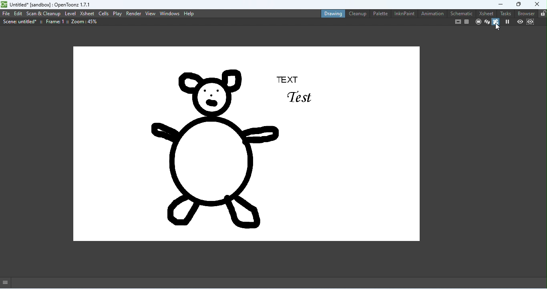 The image size is (547, 289). What do you see at coordinates (134, 13) in the screenshot?
I see `render` at bounding box center [134, 13].